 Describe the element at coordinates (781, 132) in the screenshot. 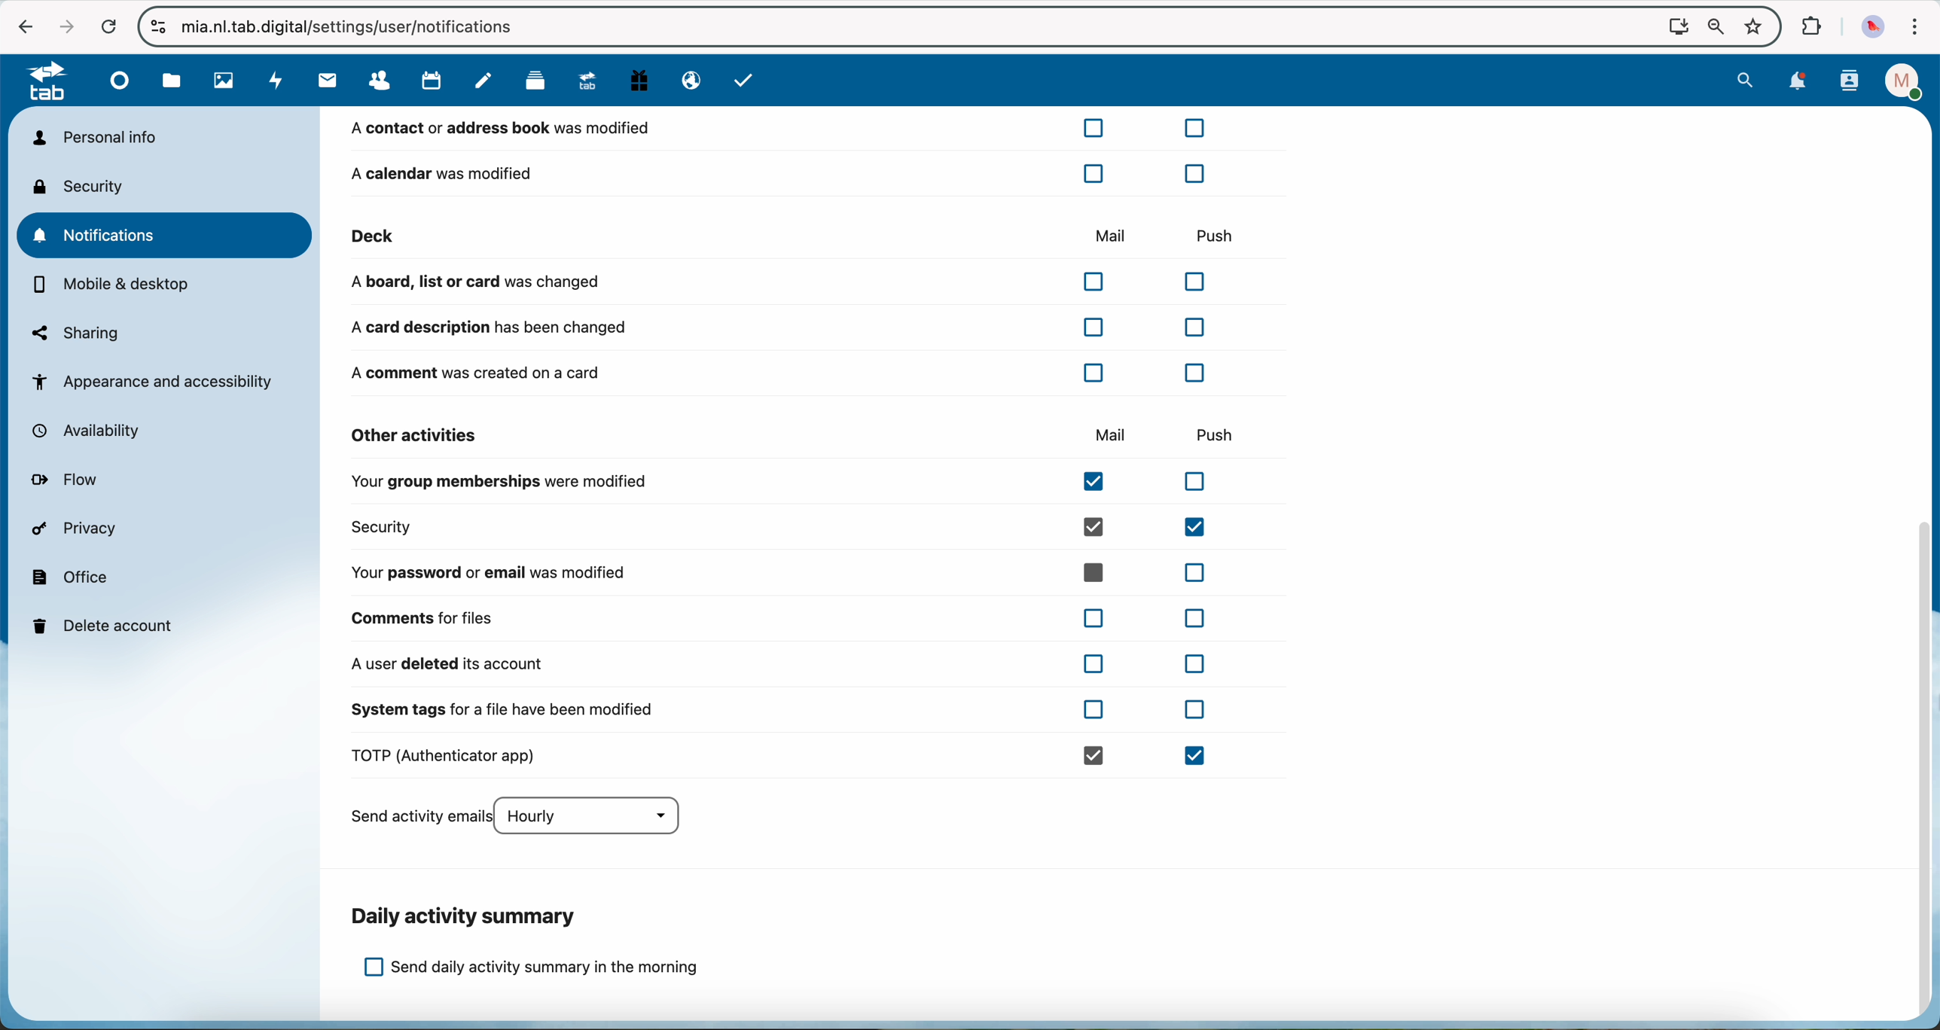

I see `a contact or address book was modified` at that location.